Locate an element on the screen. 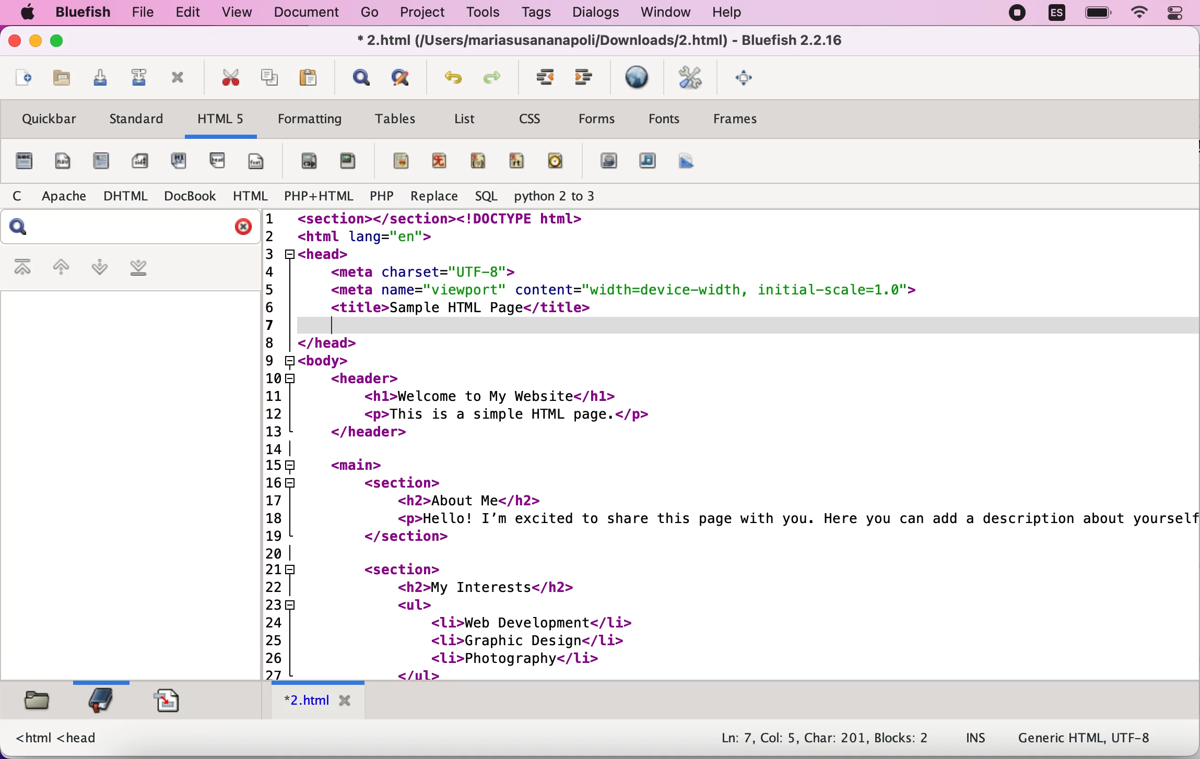  figure is located at coordinates (350, 161).